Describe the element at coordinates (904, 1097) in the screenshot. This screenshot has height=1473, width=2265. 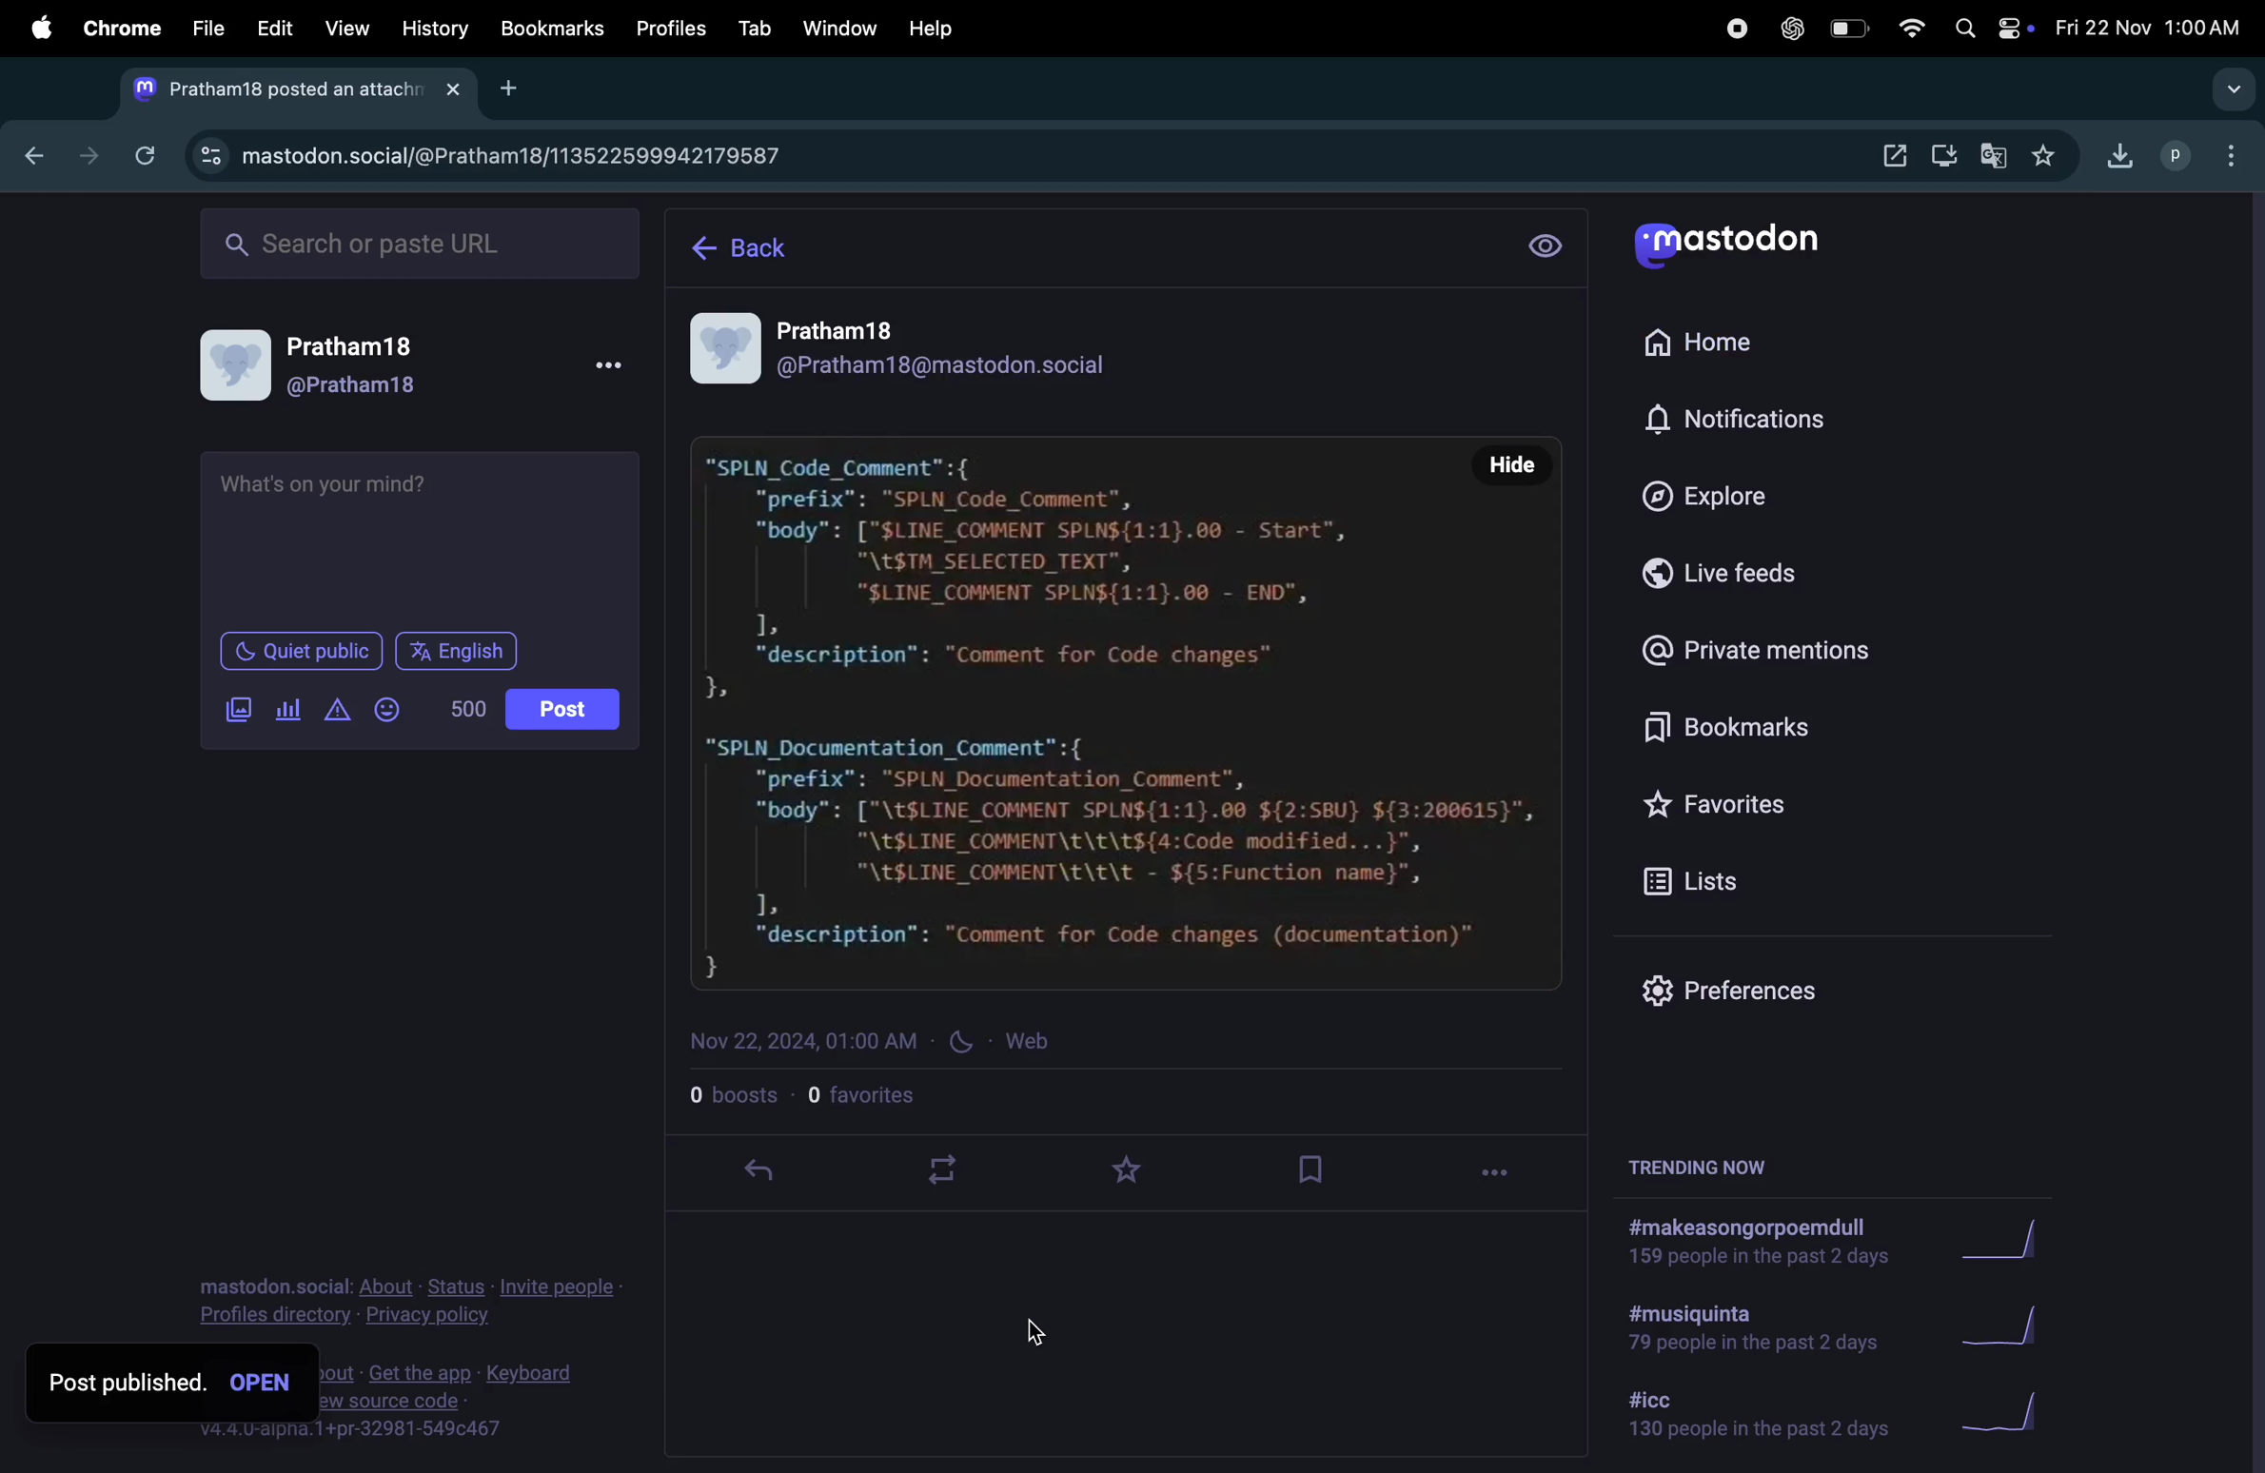
I see `favourites` at that location.